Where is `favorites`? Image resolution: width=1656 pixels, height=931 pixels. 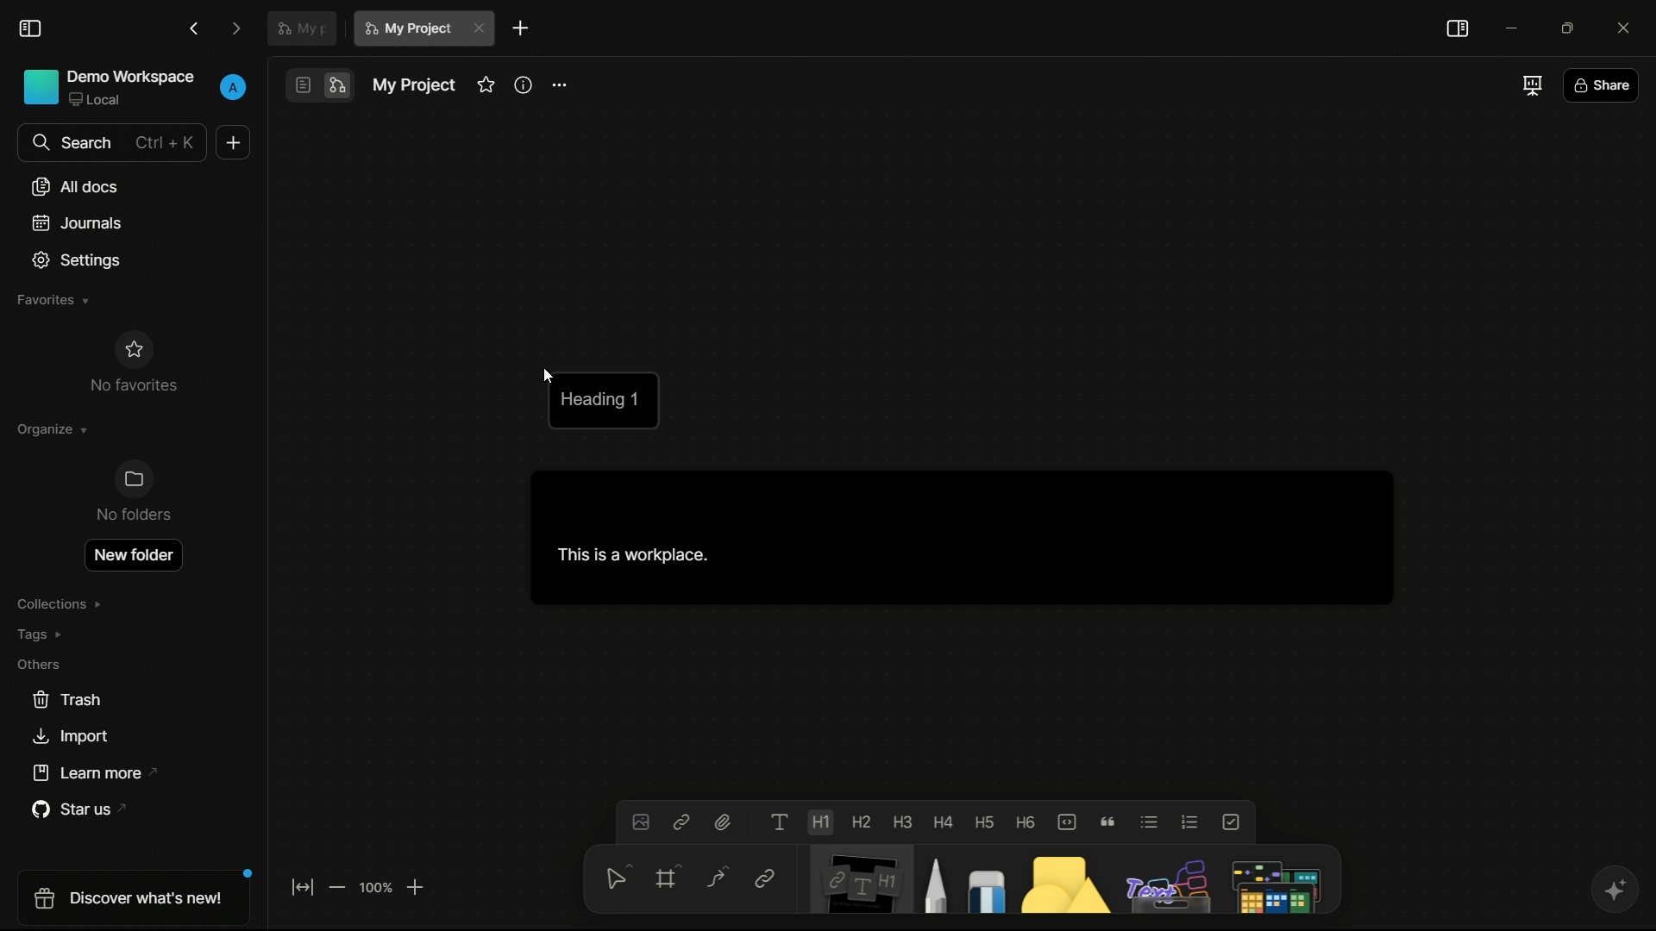
favorites is located at coordinates (53, 298).